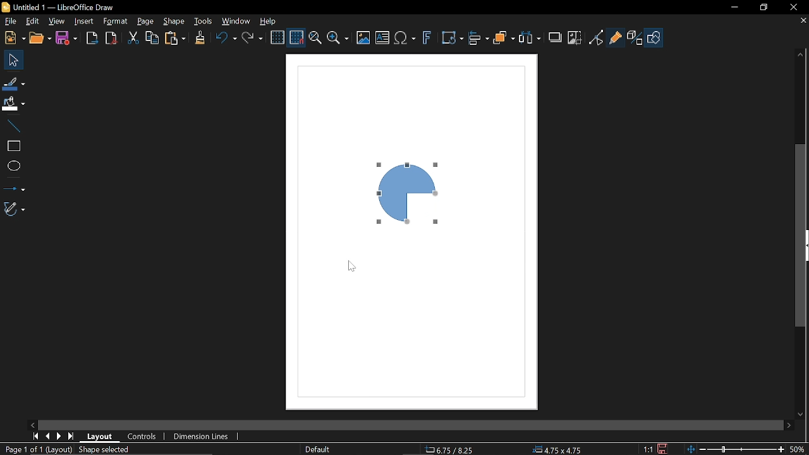 The image size is (809, 455). Describe the element at coordinates (12, 145) in the screenshot. I see `Rectangle` at that location.